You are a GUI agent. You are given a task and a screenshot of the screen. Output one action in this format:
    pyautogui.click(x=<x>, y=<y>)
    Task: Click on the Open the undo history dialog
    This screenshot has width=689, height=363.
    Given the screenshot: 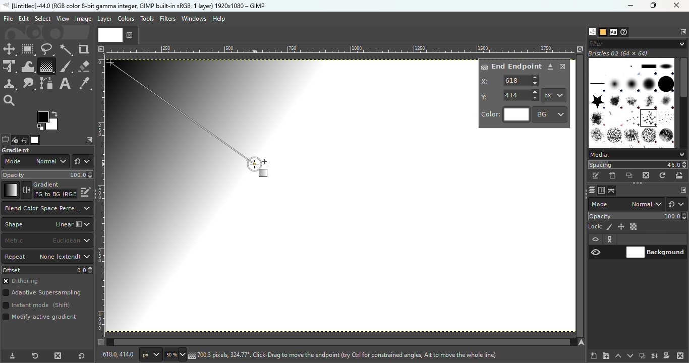 What is the action you would take?
    pyautogui.click(x=25, y=140)
    